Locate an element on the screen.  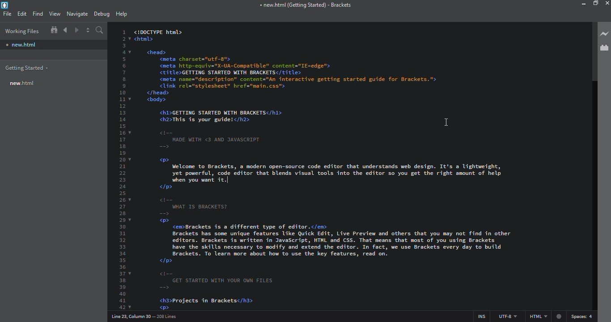
minimize is located at coordinates (581, 4).